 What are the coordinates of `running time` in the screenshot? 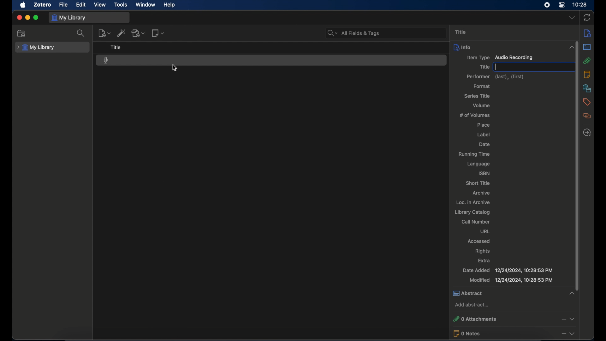 It's located at (474, 154).